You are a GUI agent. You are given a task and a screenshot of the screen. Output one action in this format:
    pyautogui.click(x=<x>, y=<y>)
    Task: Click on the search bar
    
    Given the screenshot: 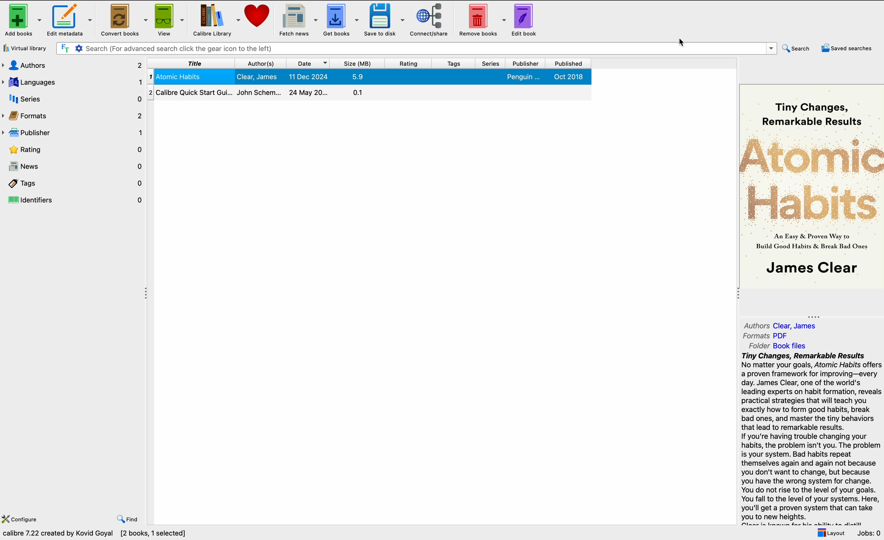 What is the action you would take?
    pyautogui.click(x=417, y=48)
    